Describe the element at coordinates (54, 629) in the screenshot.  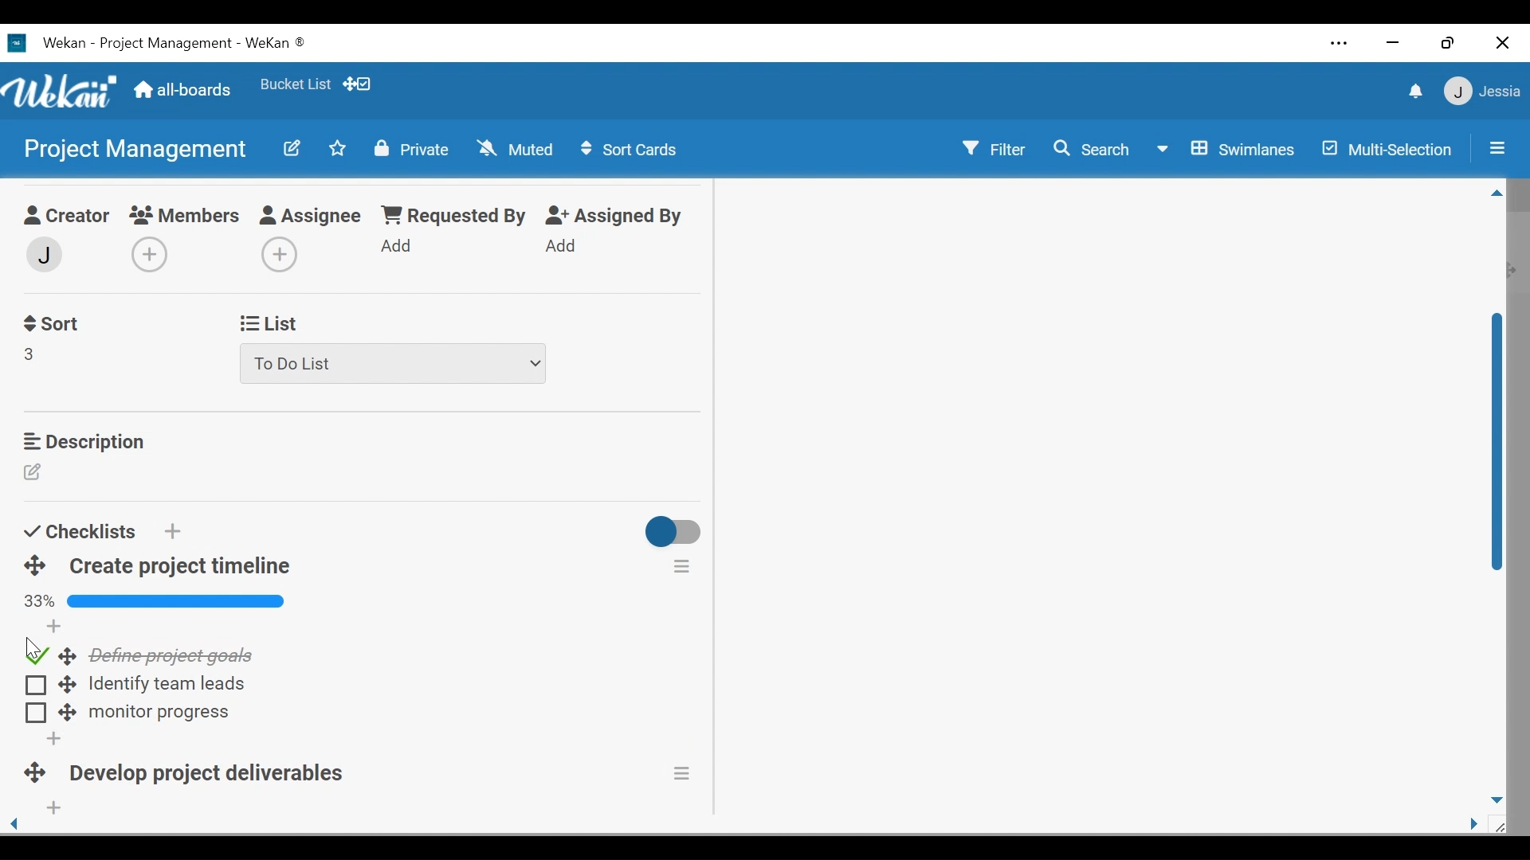
I see `add` at that location.